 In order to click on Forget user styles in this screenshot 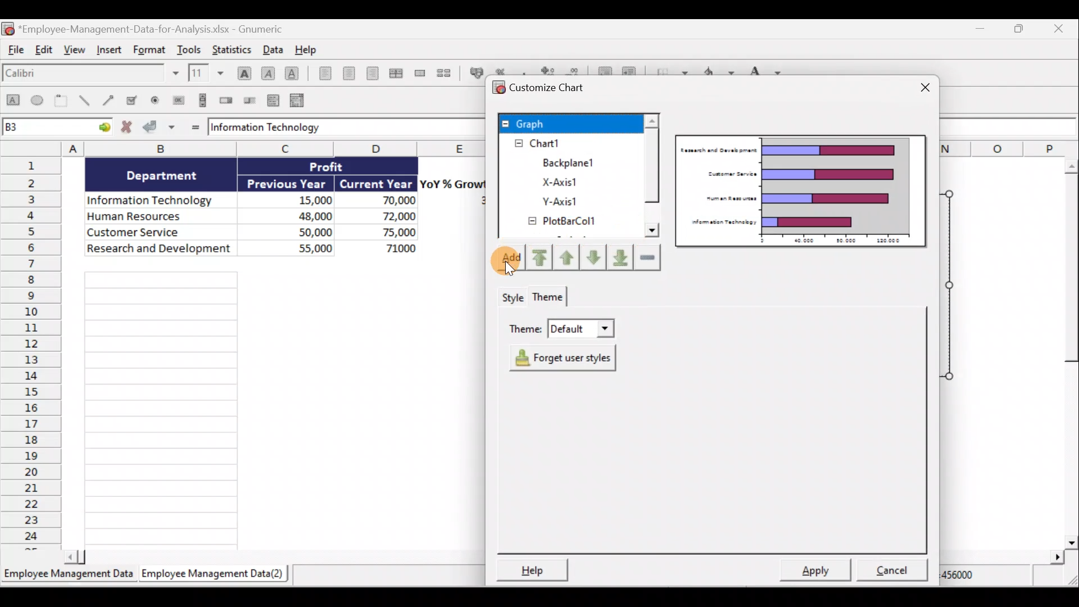, I will do `click(567, 358)`.